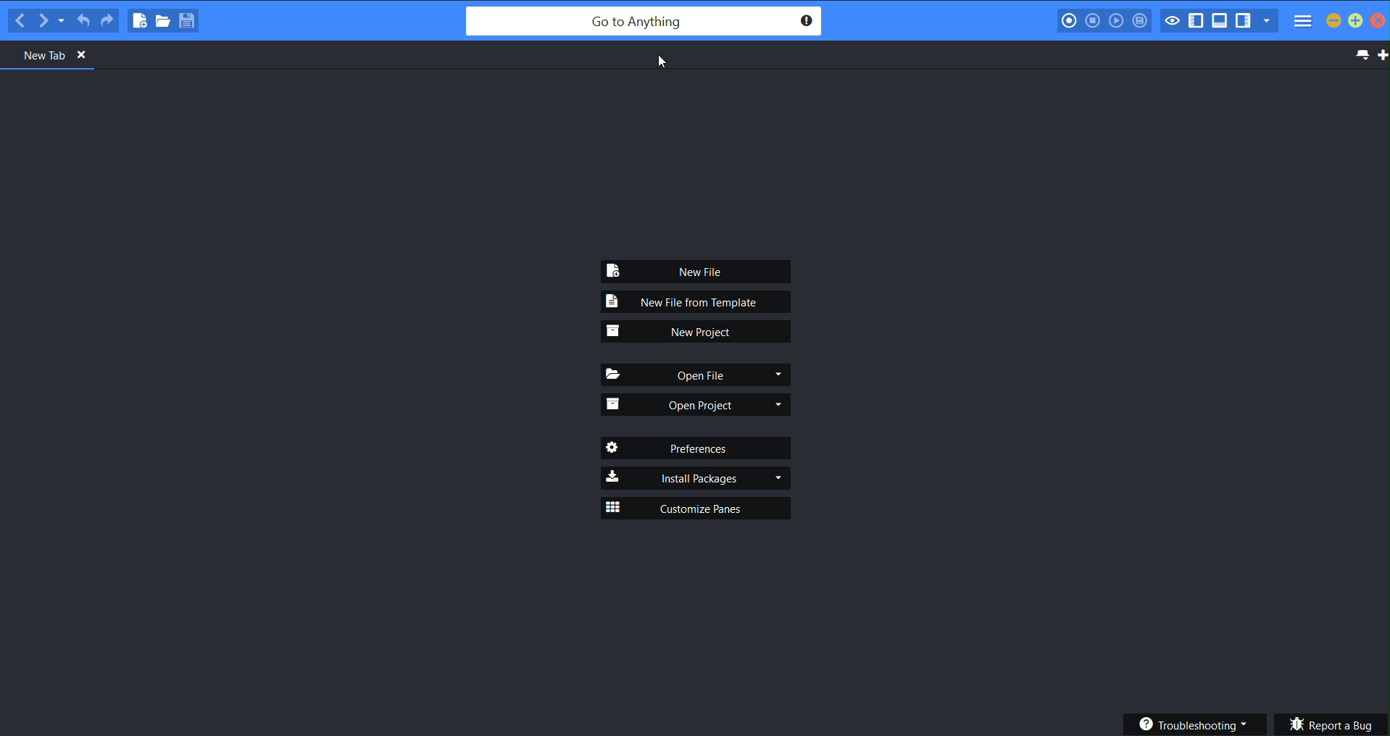 This screenshot has width=1390, height=736. Describe the element at coordinates (700, 449) in the screenshot. I see `preferences` at that location.